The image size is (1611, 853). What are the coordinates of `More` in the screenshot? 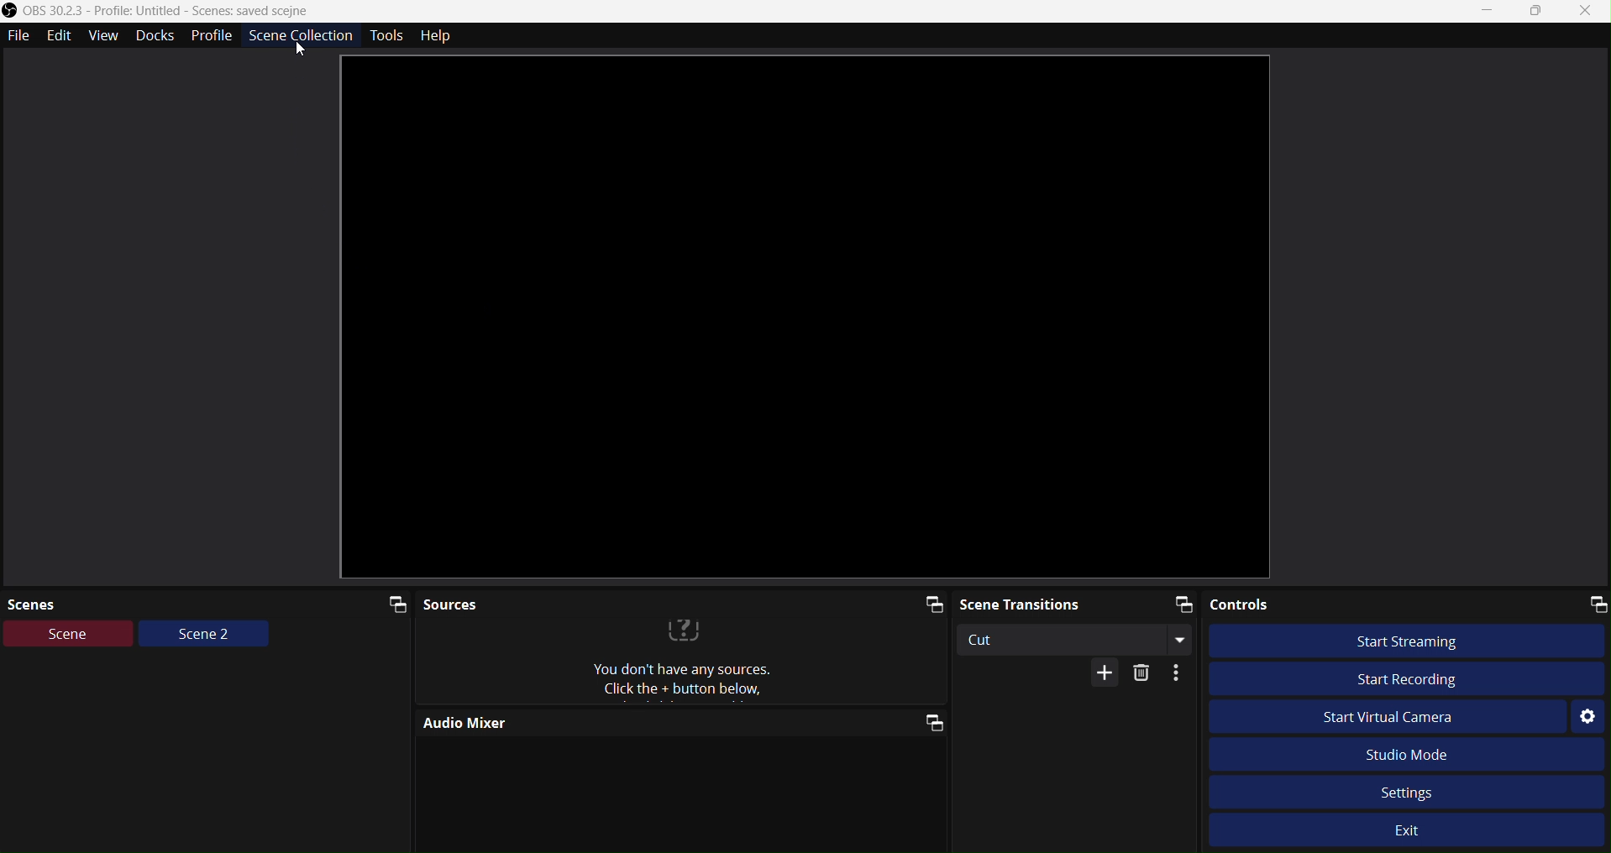 It's located at (1107, 672).